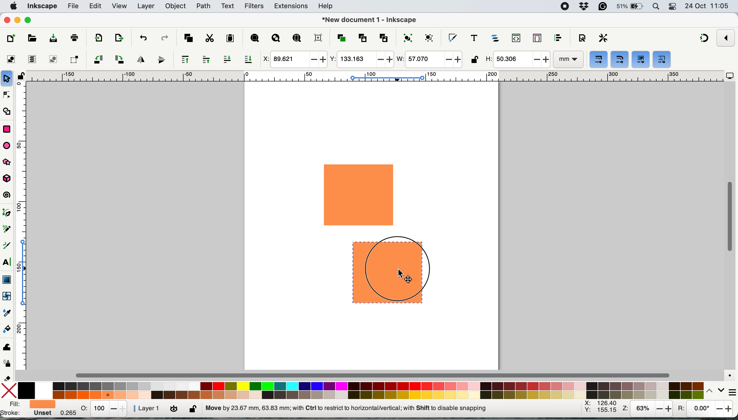 The image size is (738, 420). I want to click on new, so click(12, 38).